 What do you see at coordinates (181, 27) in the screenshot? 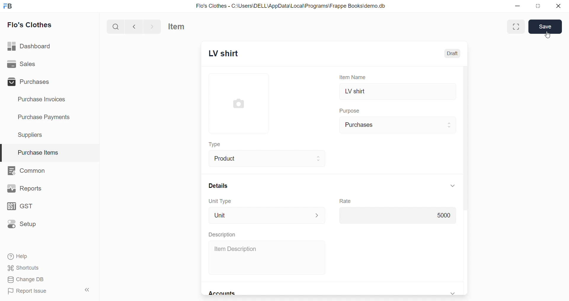
I see `Item` at bounding box center [181, 27].